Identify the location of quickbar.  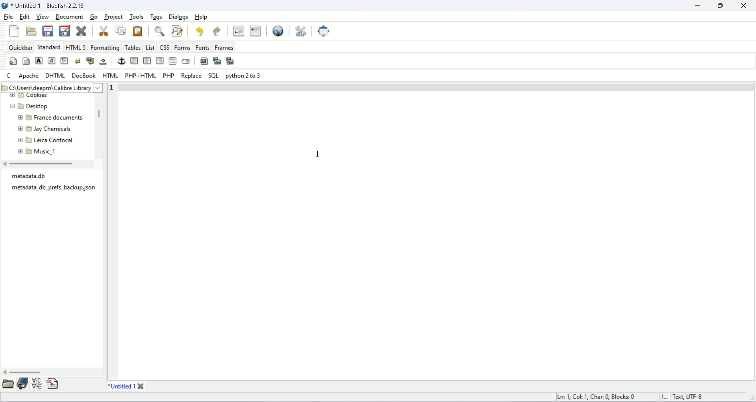
(22, 47).